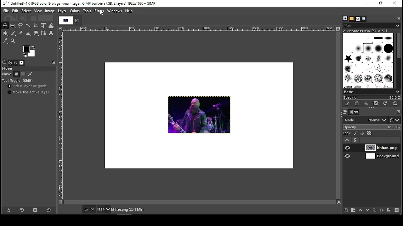 The height and width of the screenshot is (226, 403). What do you see at coordinates (354, 210) in the screenshot?
I see `new layer group` at bounding box center [354, 210].